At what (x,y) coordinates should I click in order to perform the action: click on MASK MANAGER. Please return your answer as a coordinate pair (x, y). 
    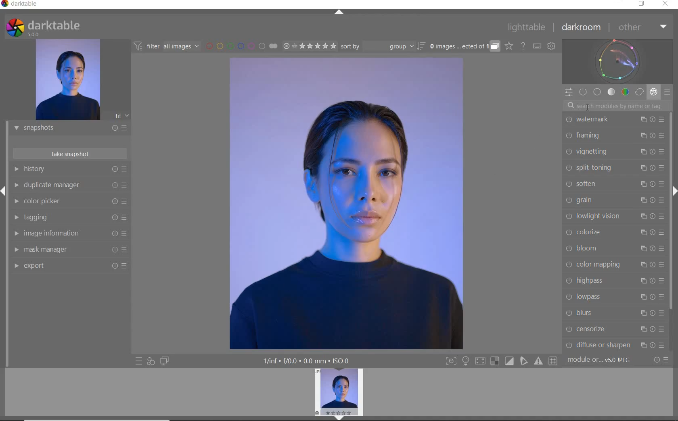
    Looking at the image, I should click on (72, 250).